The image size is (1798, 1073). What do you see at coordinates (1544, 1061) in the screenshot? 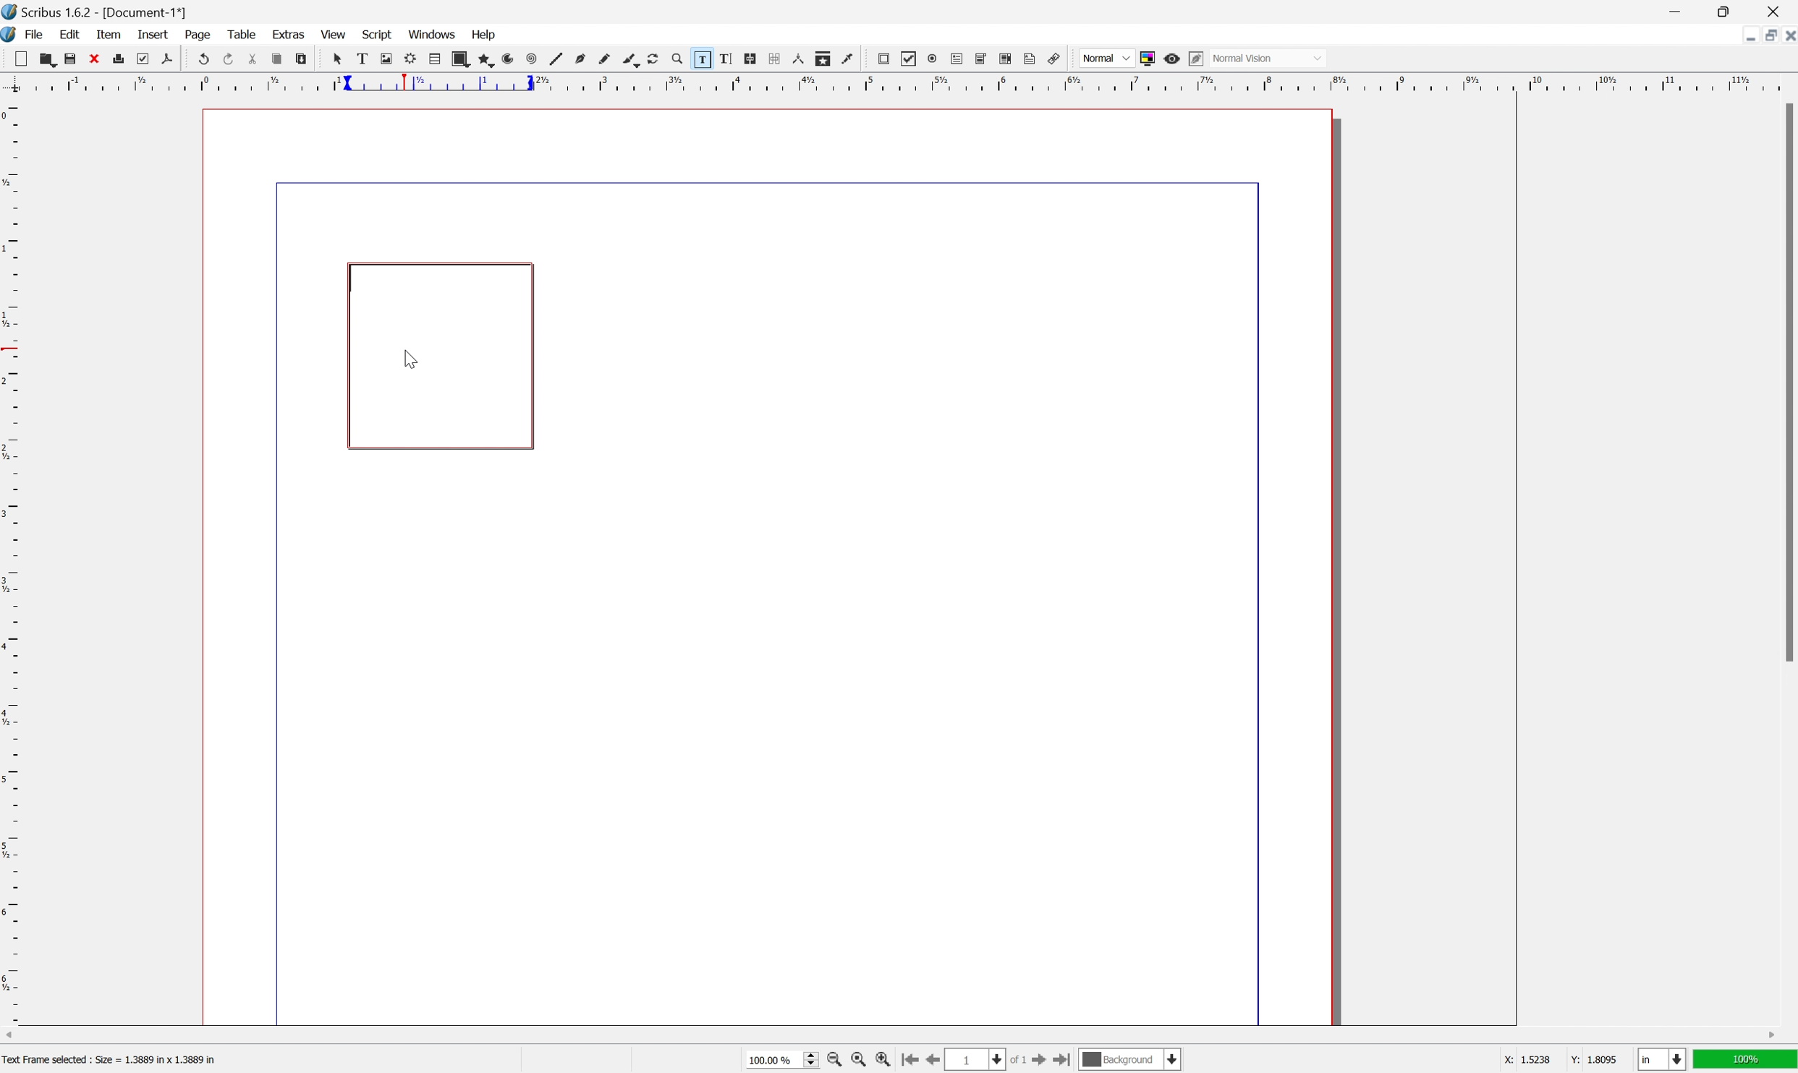
I see `coordinates` at bounding box center [1544, 1061].